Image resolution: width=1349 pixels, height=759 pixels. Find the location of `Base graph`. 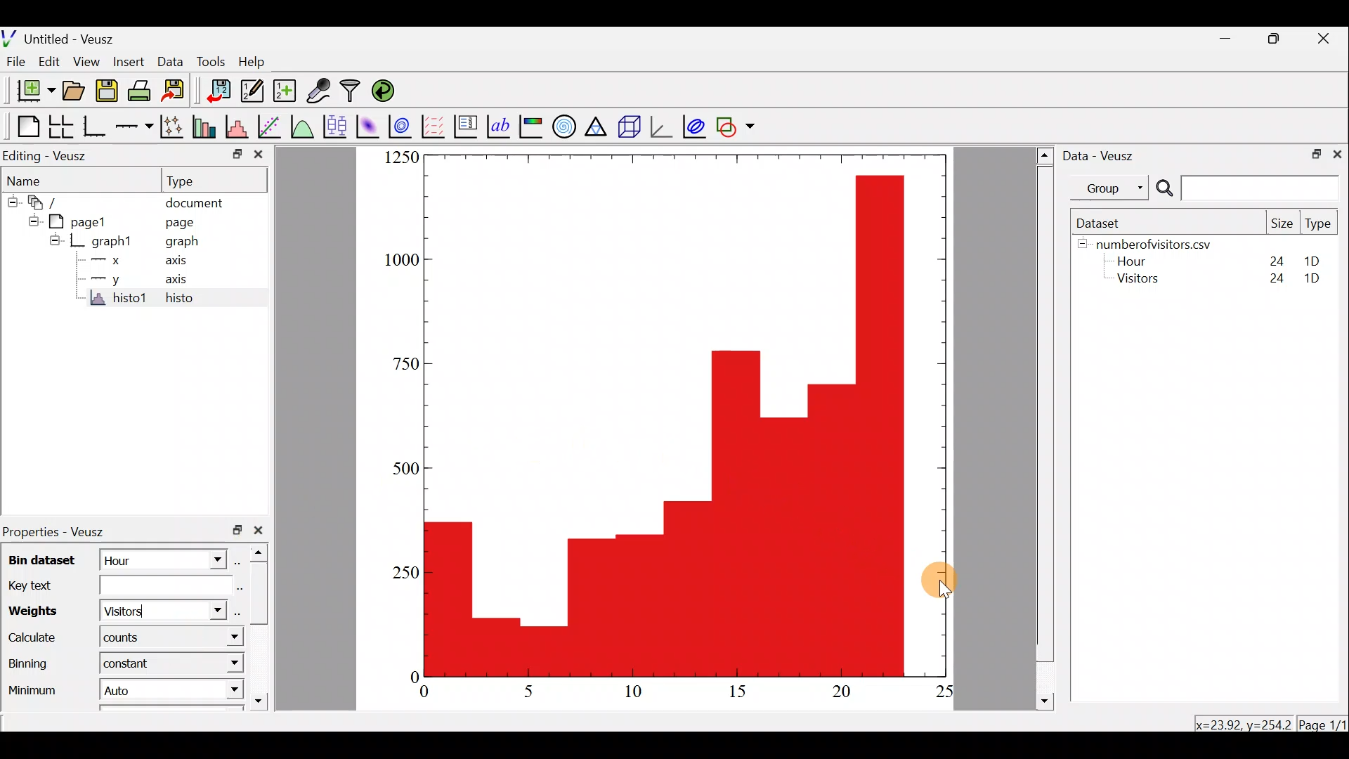

Base graph is located at coordinates (96, 127).